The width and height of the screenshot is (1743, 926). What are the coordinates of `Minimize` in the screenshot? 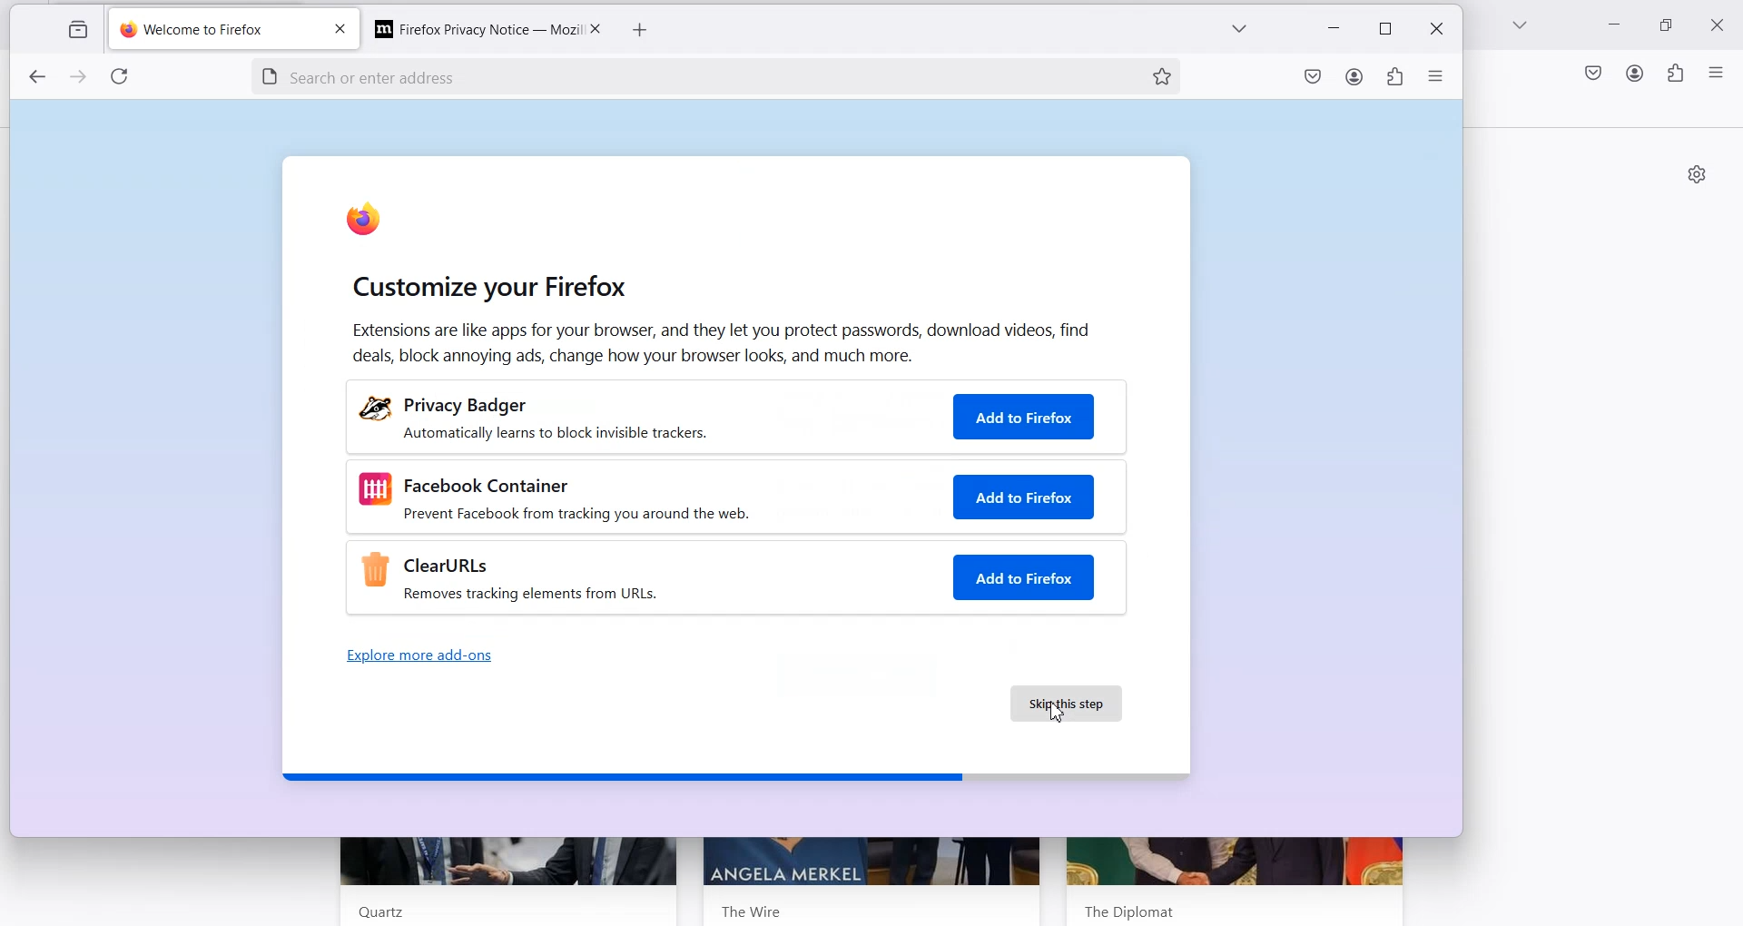 It's located at (1616, 27).